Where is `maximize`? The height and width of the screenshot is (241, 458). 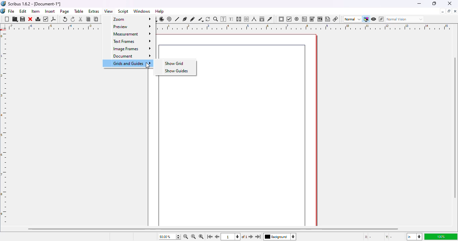 maximize is located at coordinates (434, 3).